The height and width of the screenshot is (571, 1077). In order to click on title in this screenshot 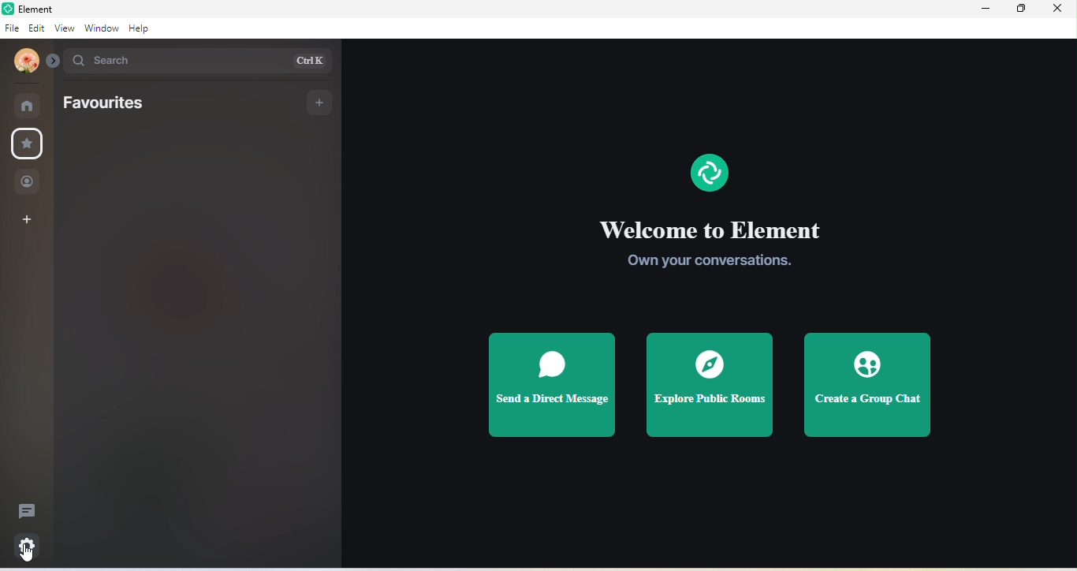, I will do `click(40, 9)`.